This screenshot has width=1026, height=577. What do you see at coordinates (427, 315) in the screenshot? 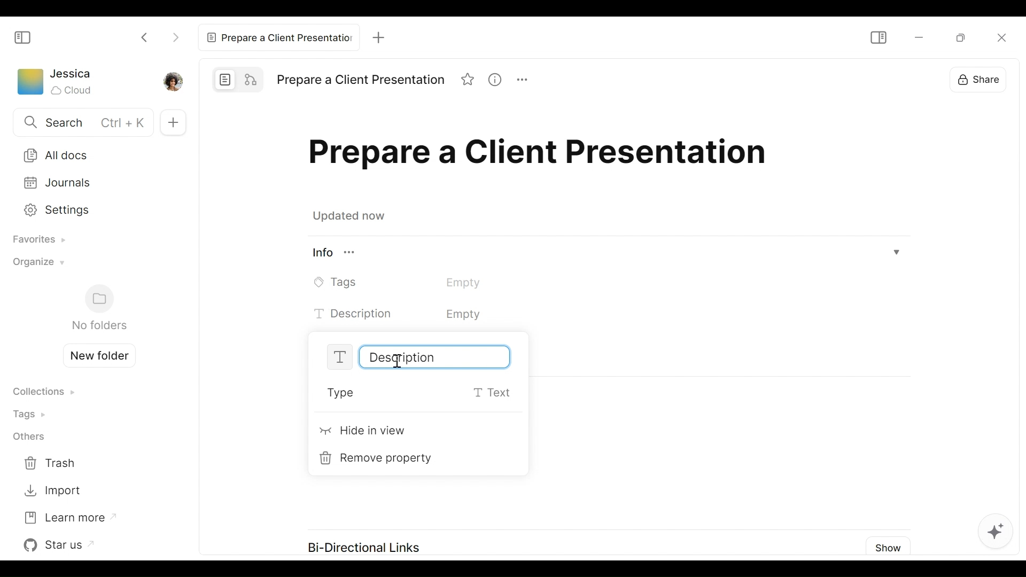
I see `Text` at bounding box center [427, 315].